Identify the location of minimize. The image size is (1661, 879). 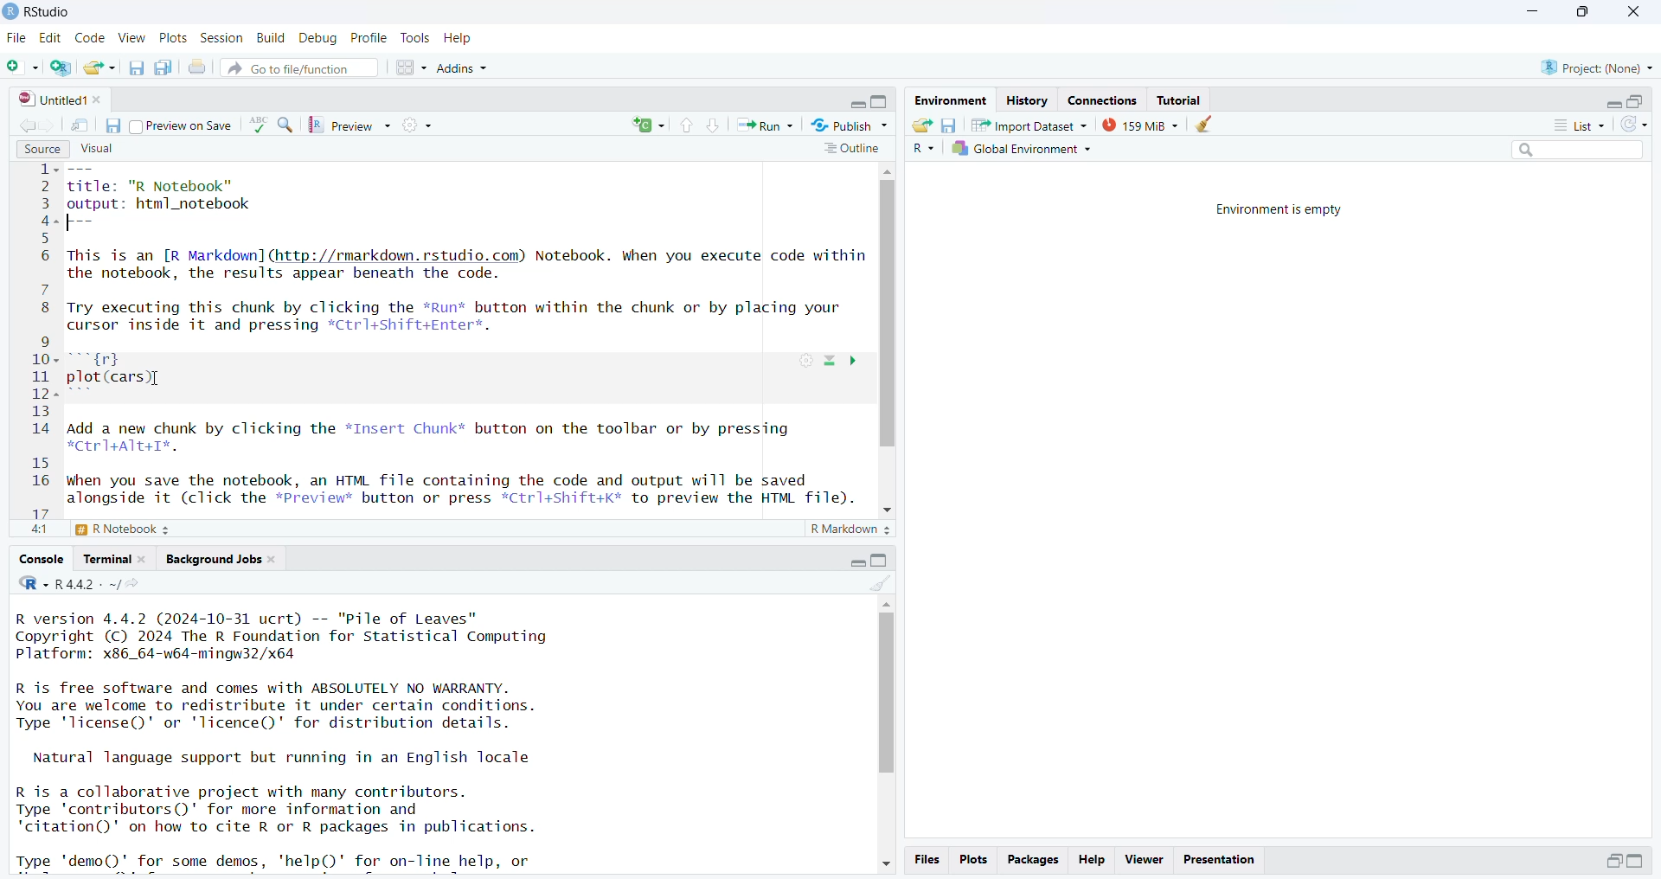
(1533, 13).